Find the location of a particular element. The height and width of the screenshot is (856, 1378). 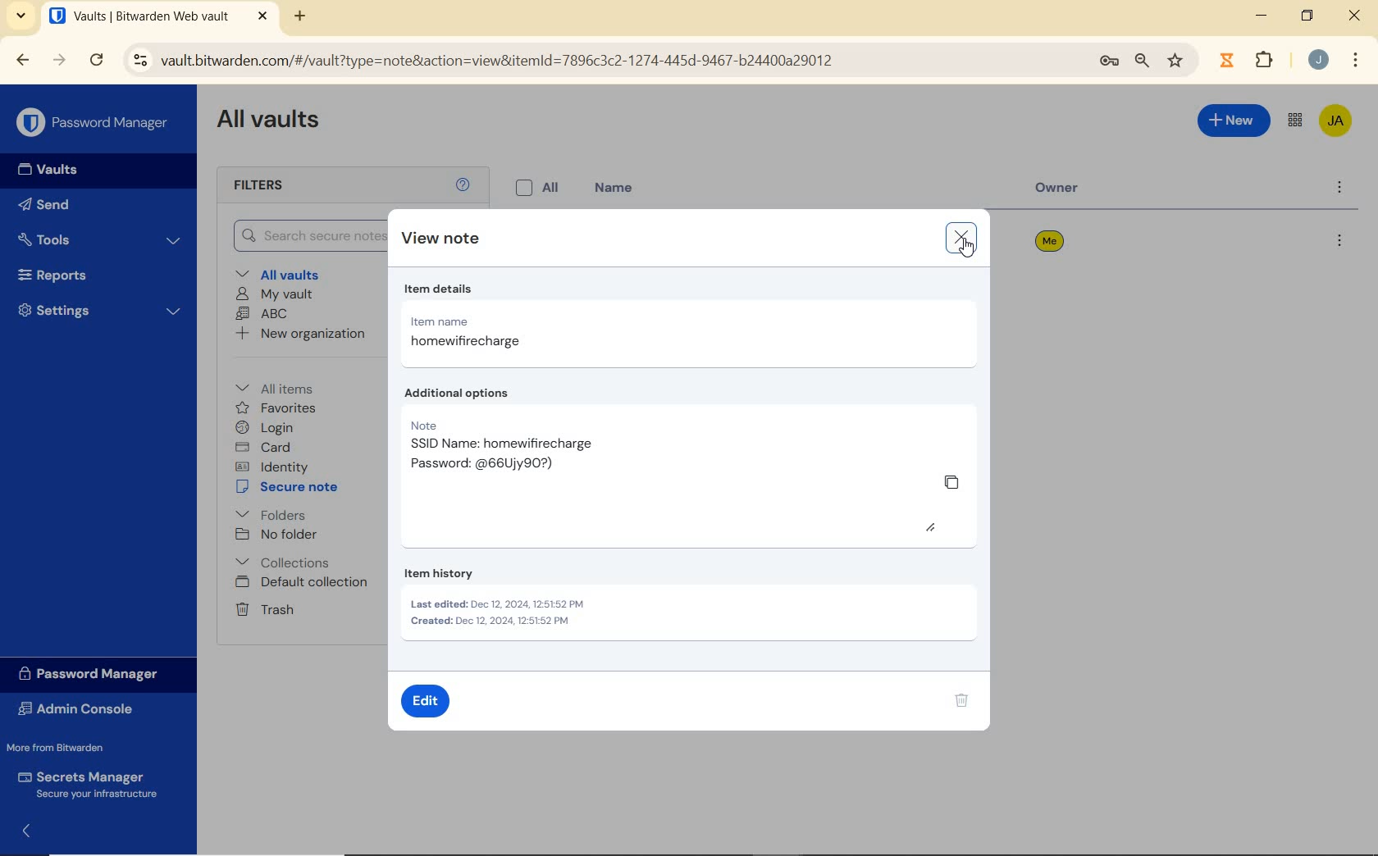

folders is located at coordinates (270, 513).